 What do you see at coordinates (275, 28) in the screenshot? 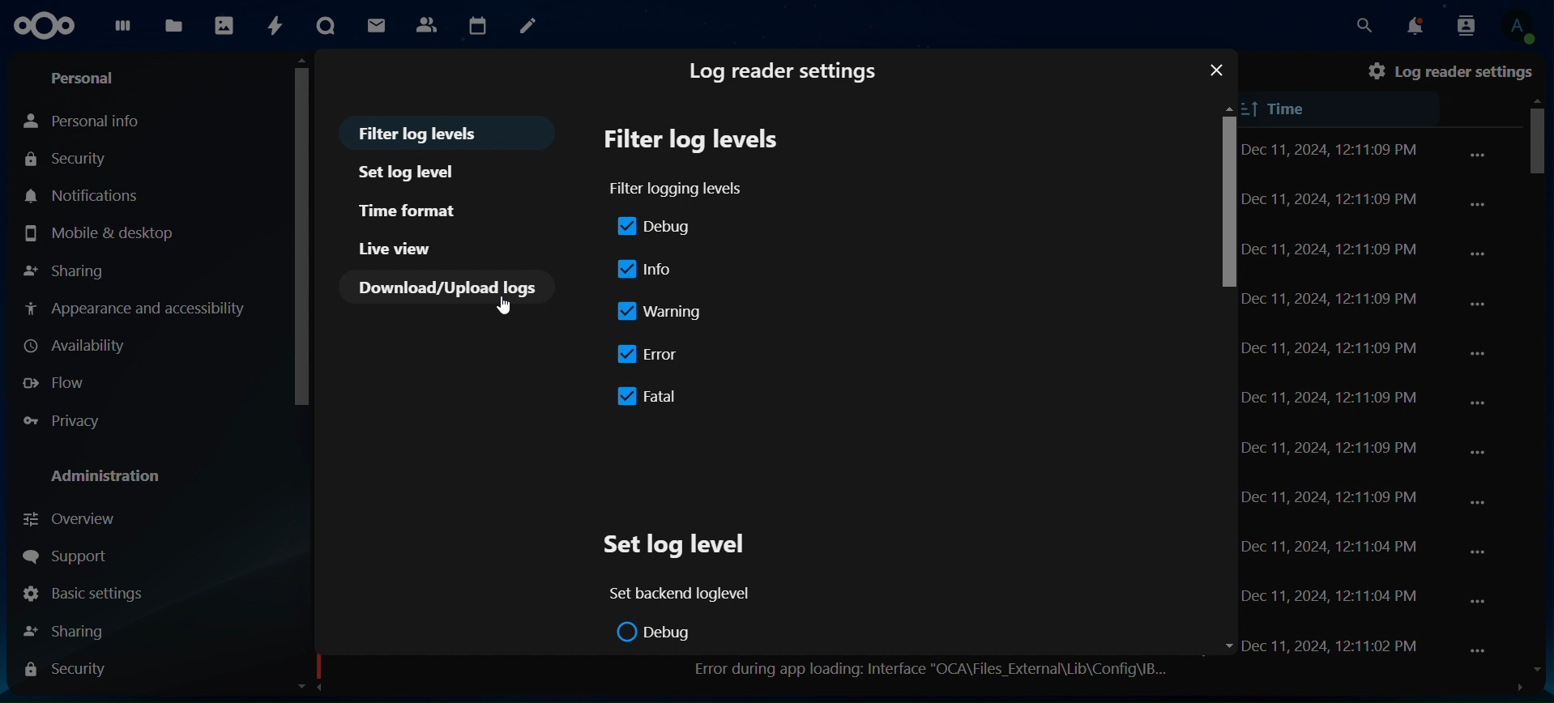
I see `activity` at bounding box center [275, 28].